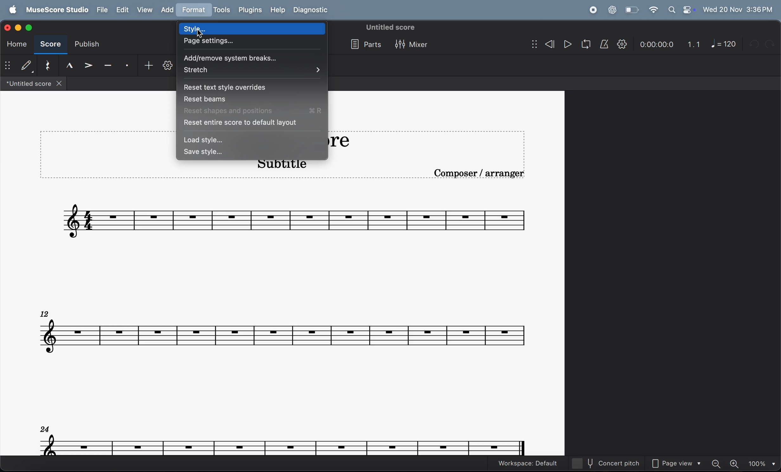 Image resolution: width=781 pixels, height=472 pixels. What do you see at coordinates (738, 8) in the screenshot?
I see `date and time` at bounding box center [738, 8].